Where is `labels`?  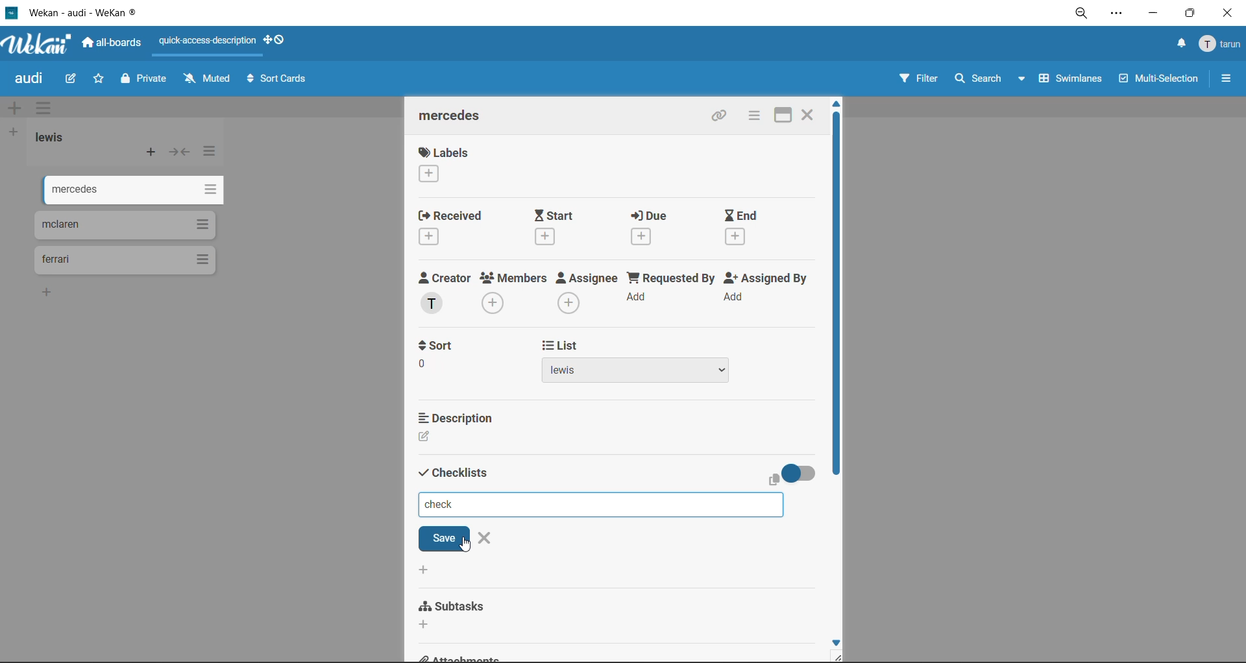 labels is located at coordinates (443, 167).